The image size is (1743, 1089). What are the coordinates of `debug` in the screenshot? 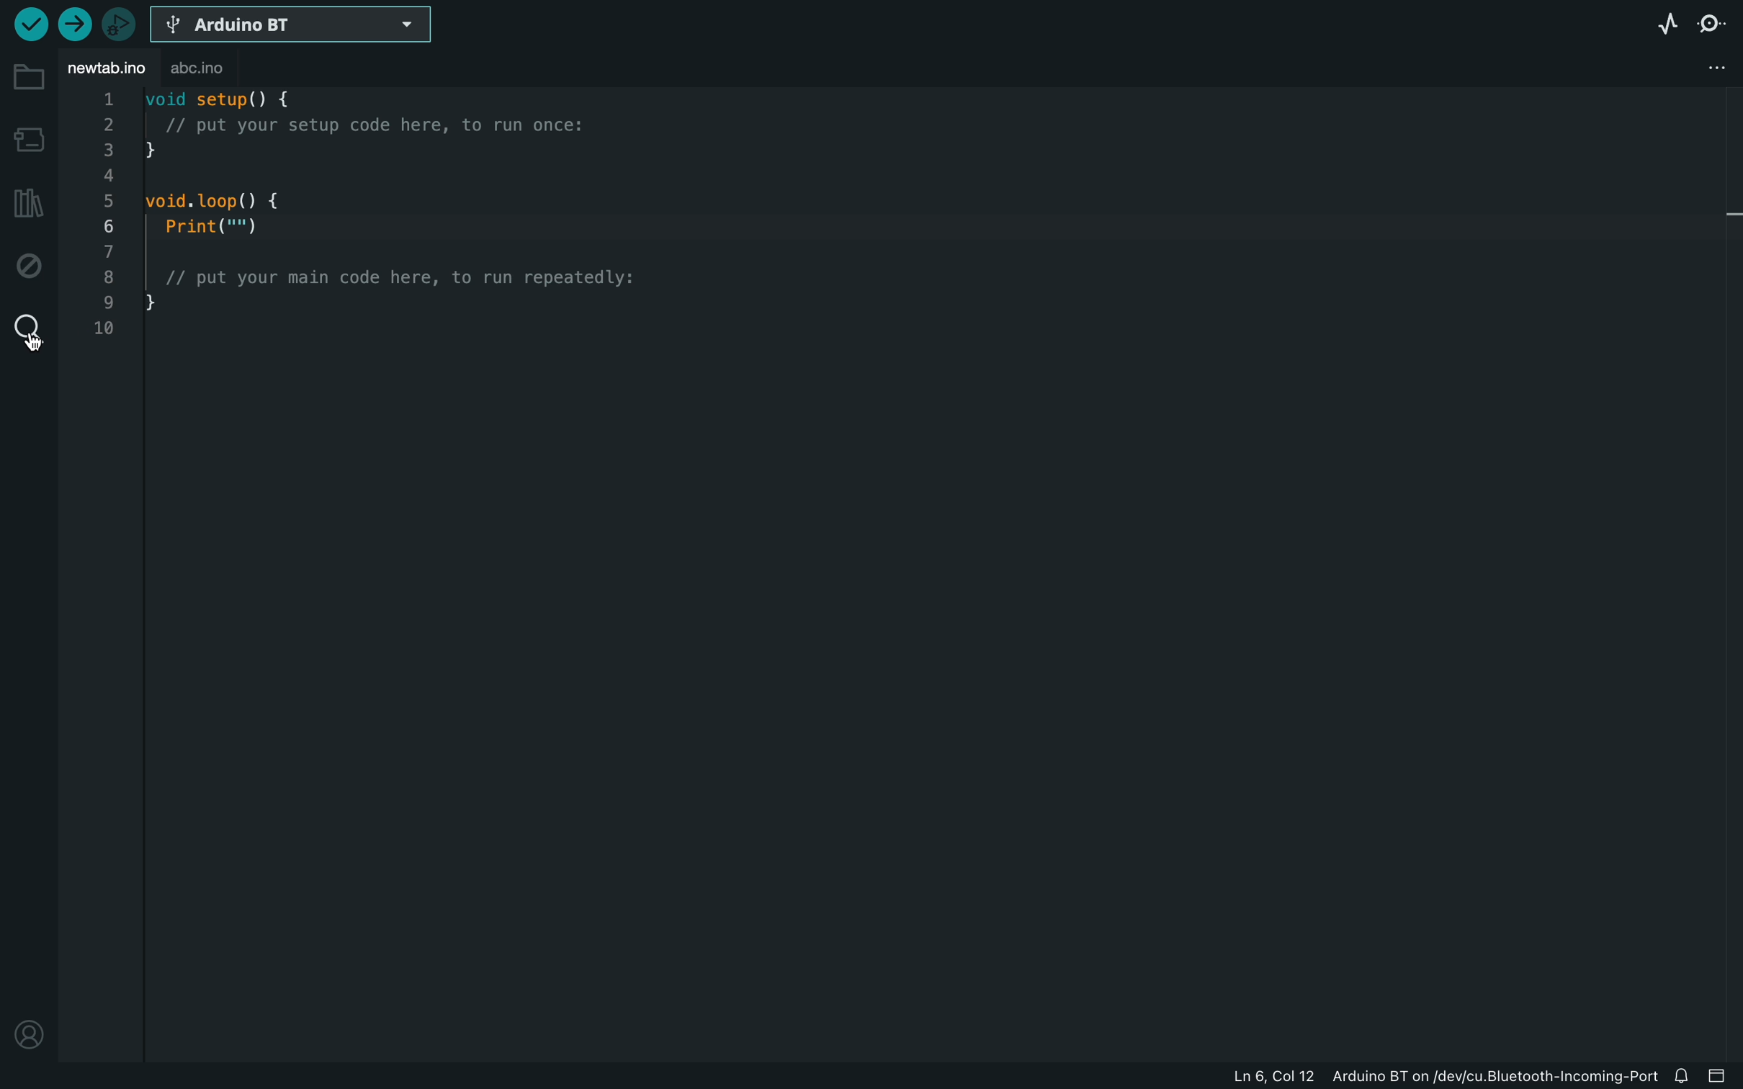 It's located at (31, 266).